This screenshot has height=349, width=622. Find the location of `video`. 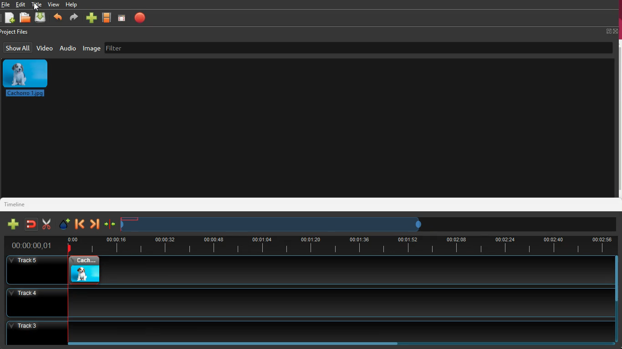

video is located at coordinates (107, 18).